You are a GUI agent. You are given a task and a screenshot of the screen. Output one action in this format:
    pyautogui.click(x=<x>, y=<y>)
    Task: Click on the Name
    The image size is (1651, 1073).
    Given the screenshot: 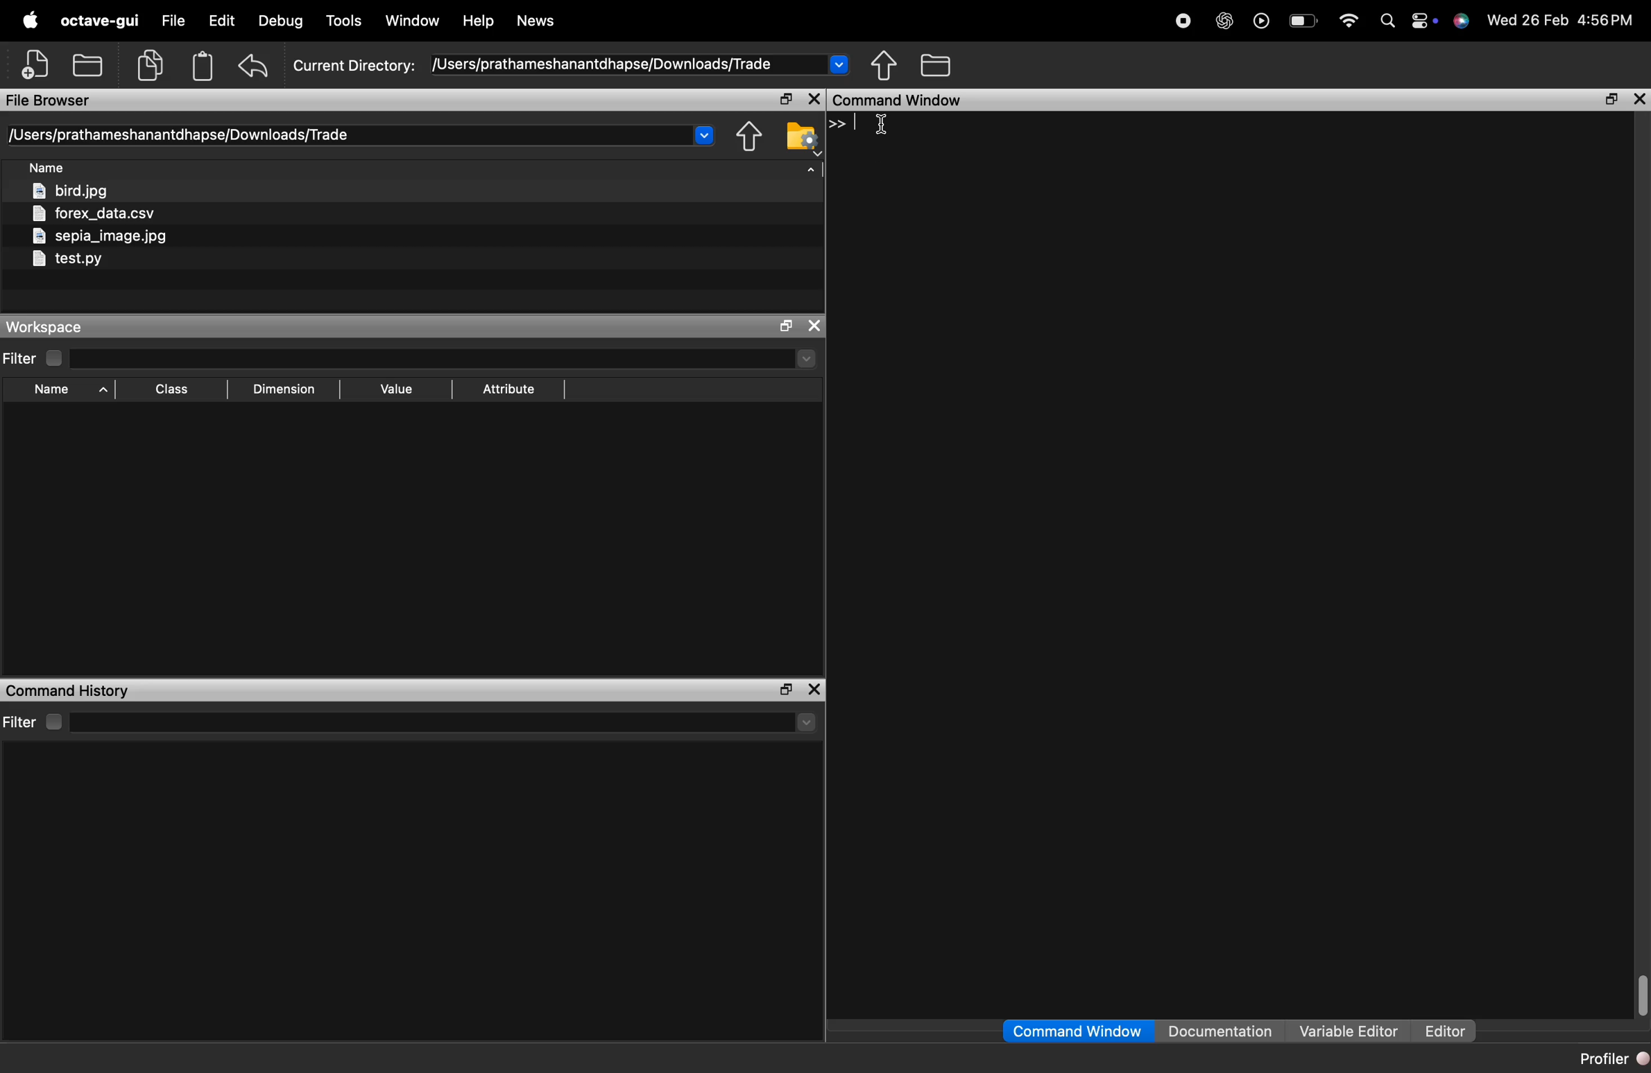 What is the action you would take?
    pyautogui.click(x=46, y=165)
    